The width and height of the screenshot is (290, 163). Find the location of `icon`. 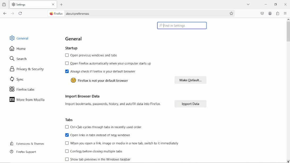

icon is located at coordinates (73, 80).